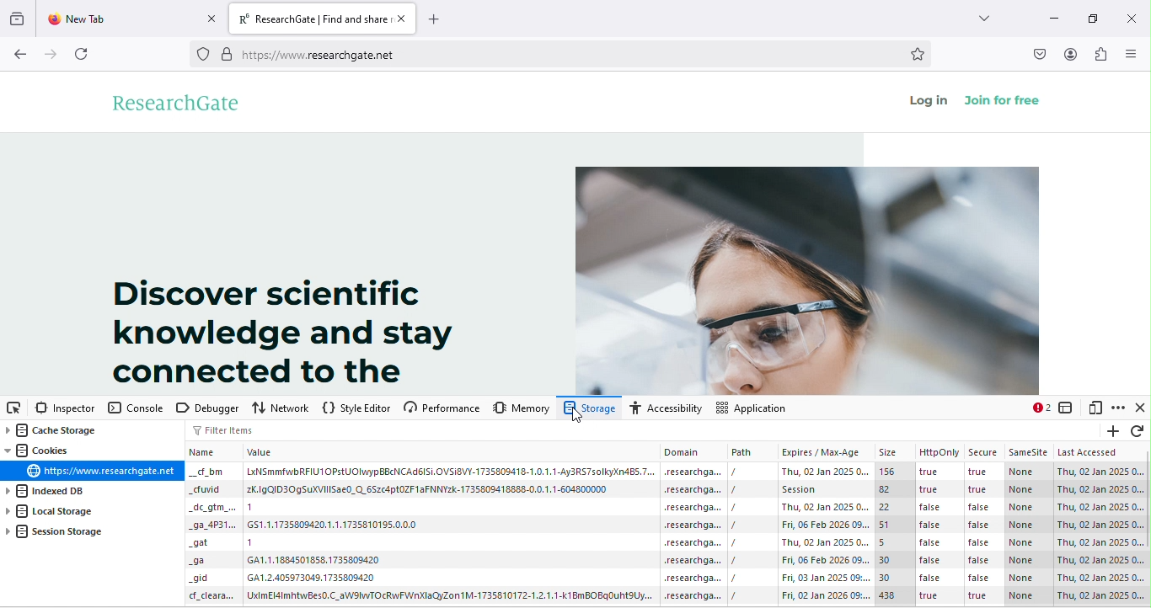 The width and height of the screenshot is (1151, 608). What do you see at coordinates (438, 409) in the screenshot?
I see `performance` at bounding box center [438, 409].